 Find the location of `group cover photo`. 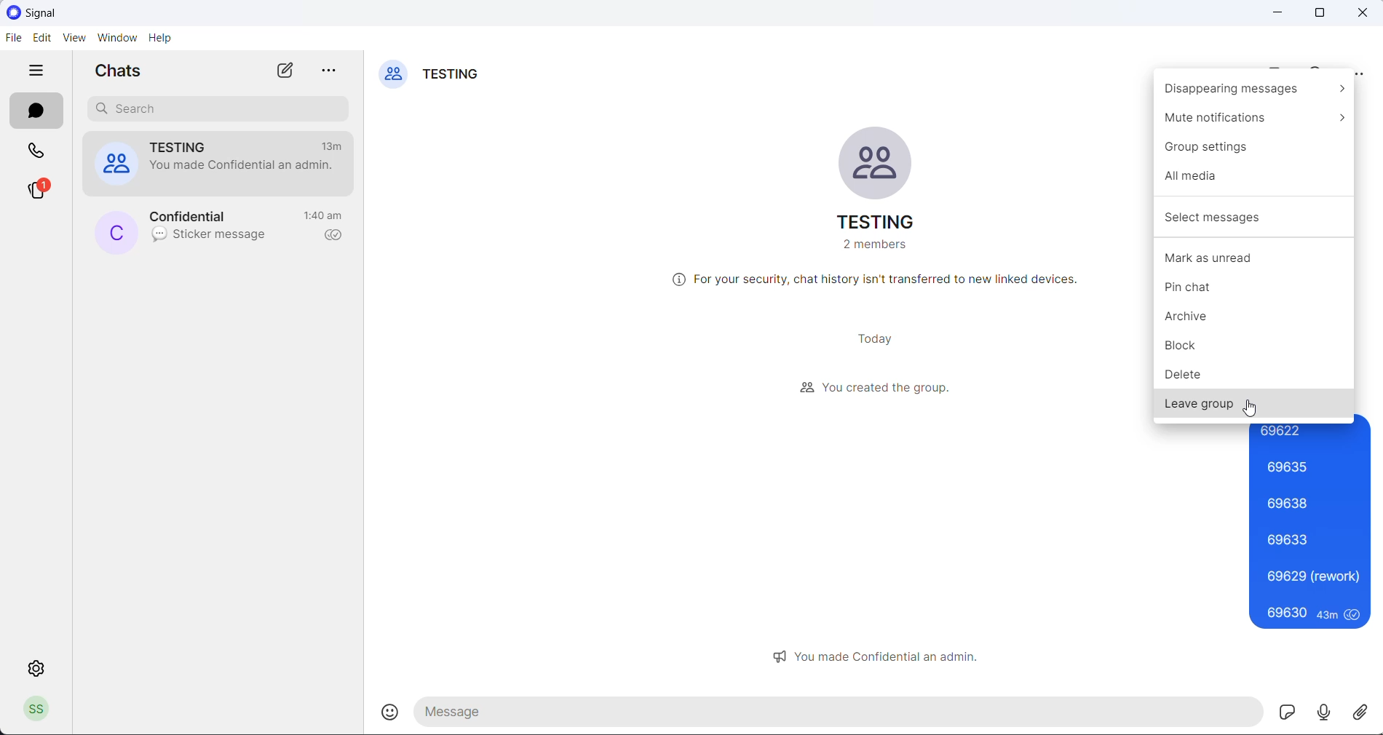

group cover photo is located at coordinates (878, 163).